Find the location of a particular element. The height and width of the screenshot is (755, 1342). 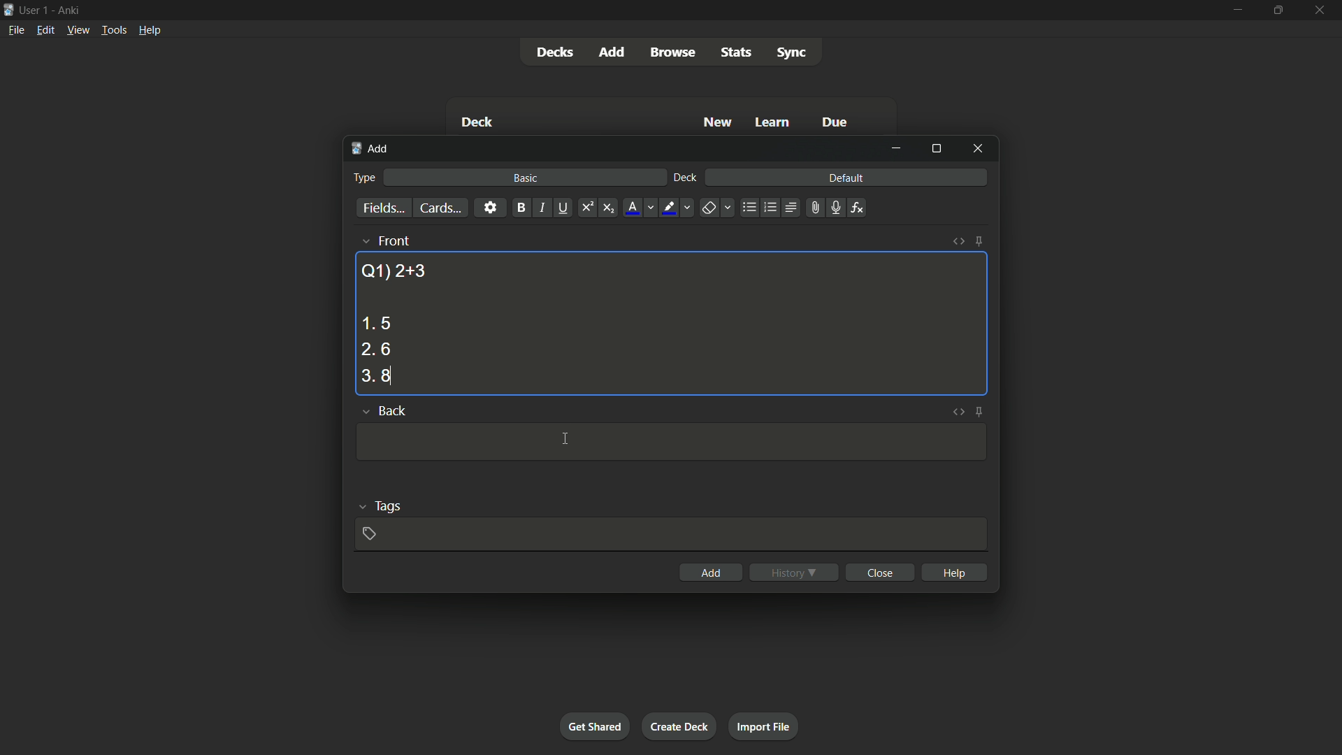

option 3 is located at coordinates (377, 376).